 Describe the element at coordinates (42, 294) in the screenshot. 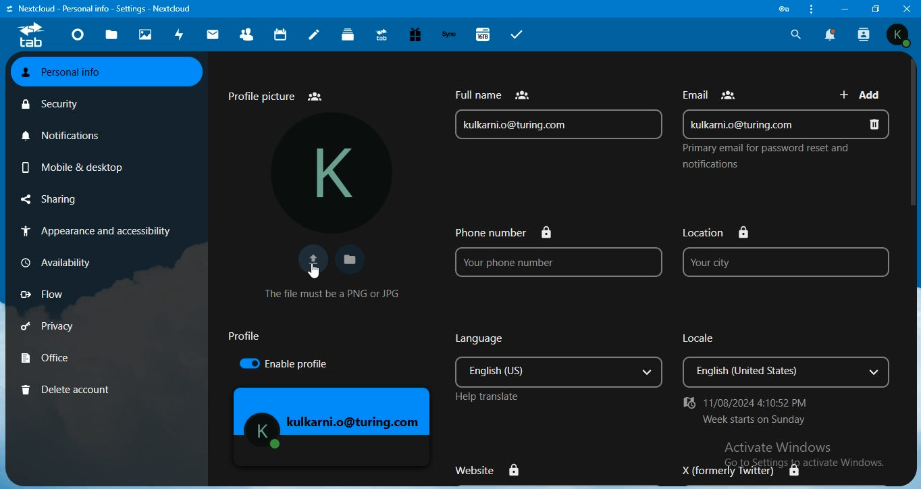

I see `flow` at that location.